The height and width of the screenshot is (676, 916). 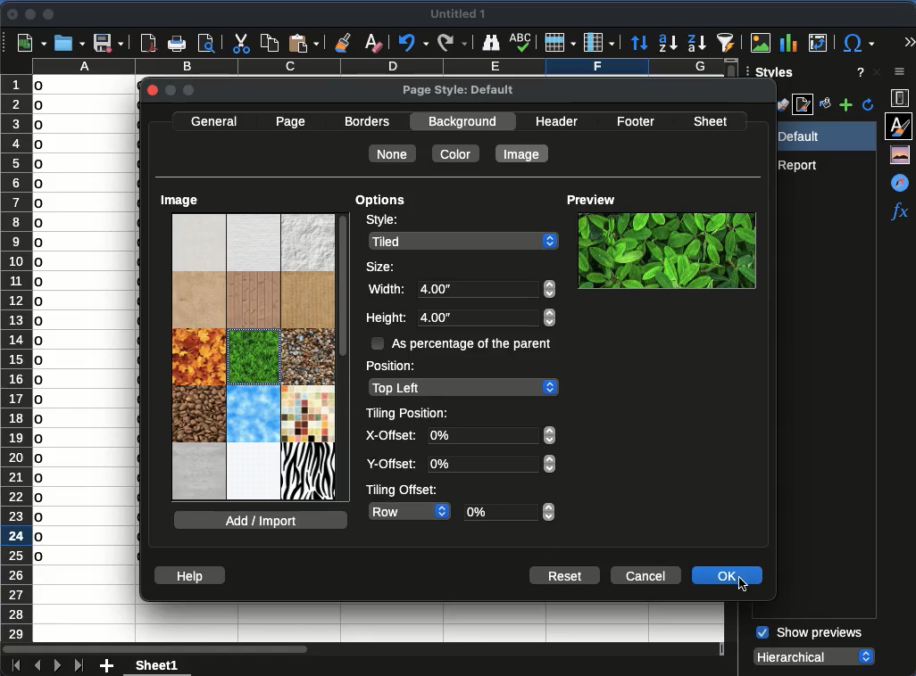 What do you see at coordinates (911, 442) in the screenshot?
I see `scroll` at bounding box center [911, 442].